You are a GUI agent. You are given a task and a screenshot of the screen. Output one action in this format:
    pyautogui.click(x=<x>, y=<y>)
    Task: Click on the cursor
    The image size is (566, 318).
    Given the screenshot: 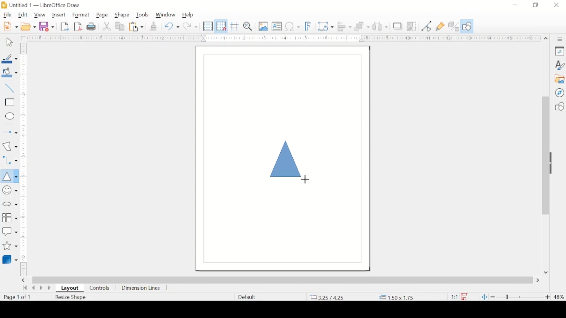 What is the action you would take?
    pyautogui.click(x=307, y=180)
    